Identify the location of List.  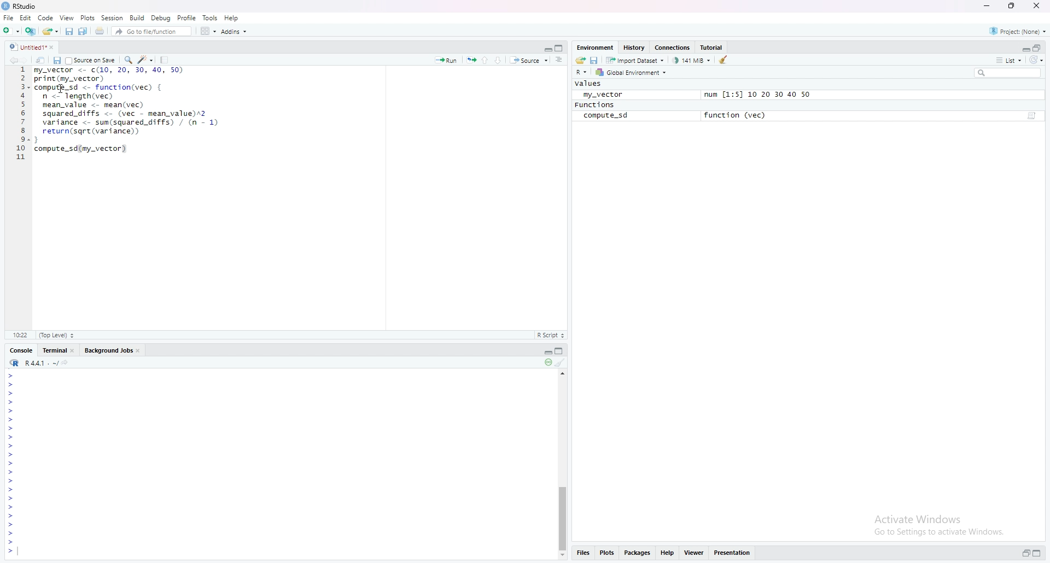
(1008, 60).